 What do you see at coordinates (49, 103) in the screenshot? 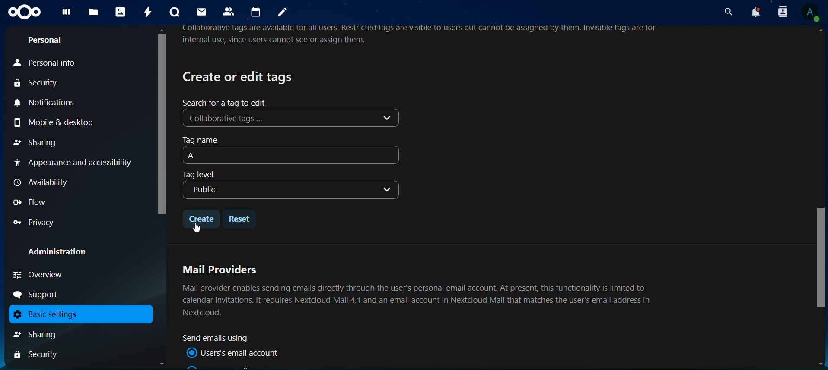
I see `notifications` at bounding box center [49, 103].